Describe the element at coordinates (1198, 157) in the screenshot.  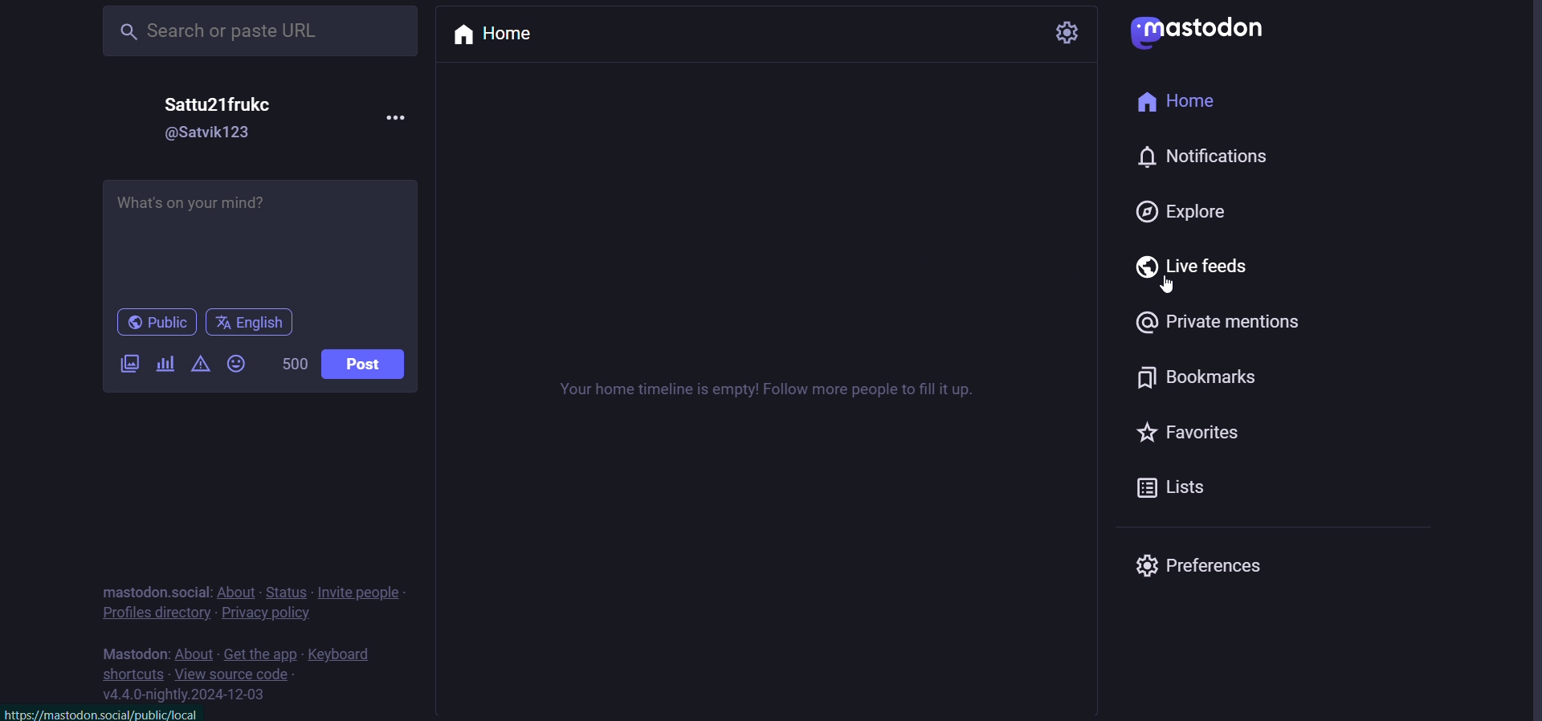
I see `notification` at that location.